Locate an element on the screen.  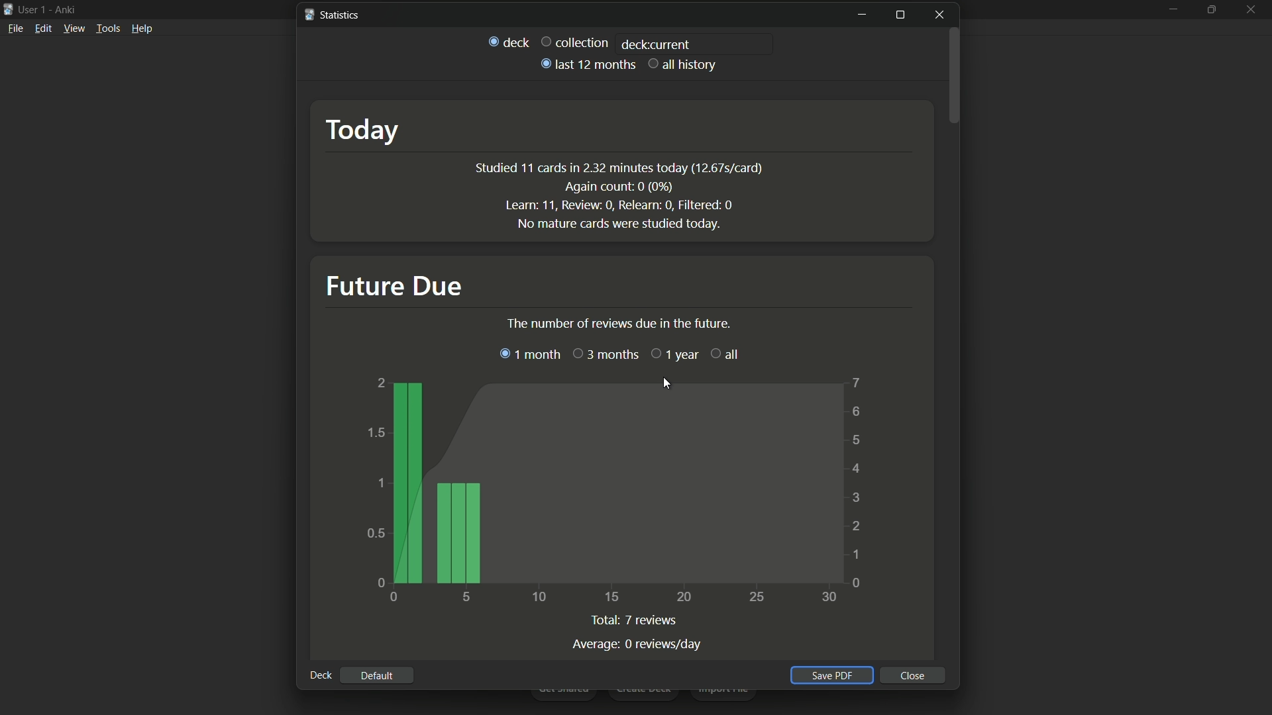
deck is located at coordinates (508, 40).